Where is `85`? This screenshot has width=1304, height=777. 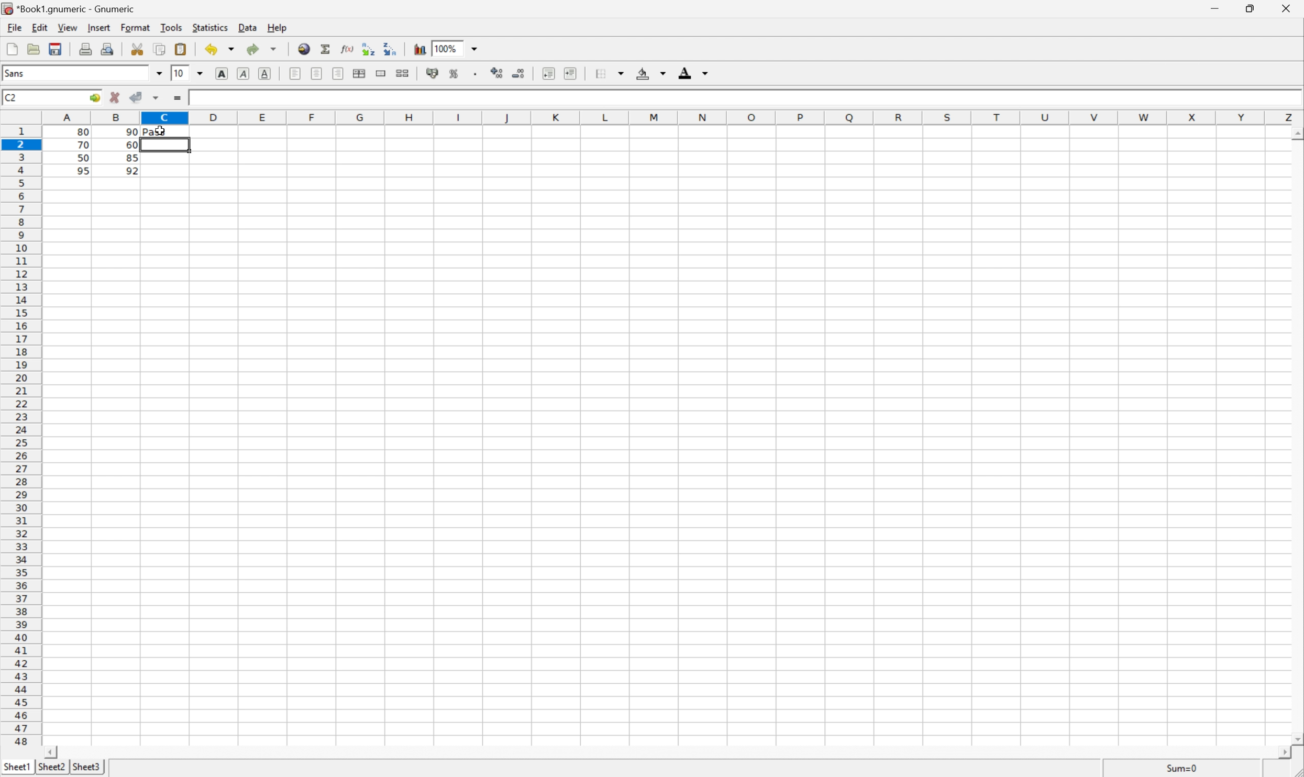 85 is located at coordinates (131, 159).